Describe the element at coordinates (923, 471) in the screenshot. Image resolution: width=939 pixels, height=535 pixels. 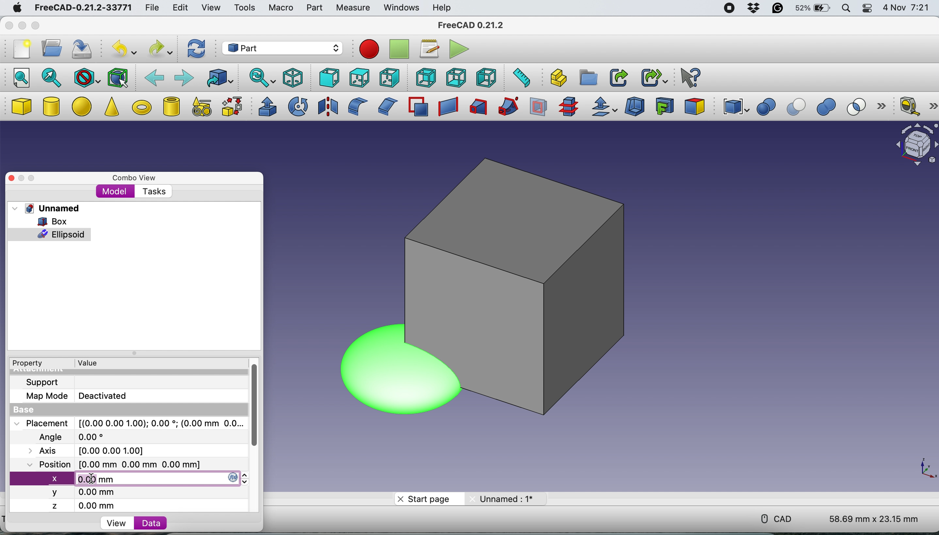
I see `xy coordinate` at that location.